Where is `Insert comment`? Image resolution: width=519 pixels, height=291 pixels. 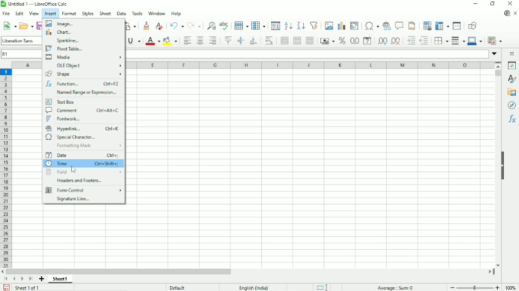 Insert comment is located at coordinates (399, 25).